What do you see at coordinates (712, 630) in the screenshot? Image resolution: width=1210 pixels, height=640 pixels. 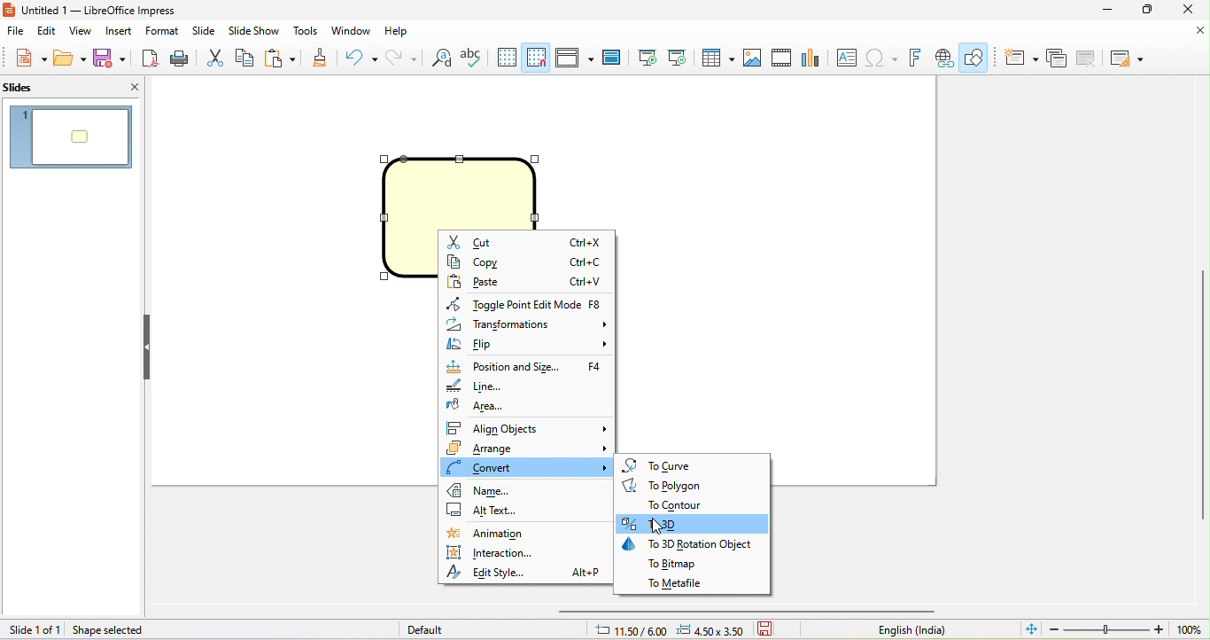 I see `4.50x3.50` at bounding box center [712, 630].